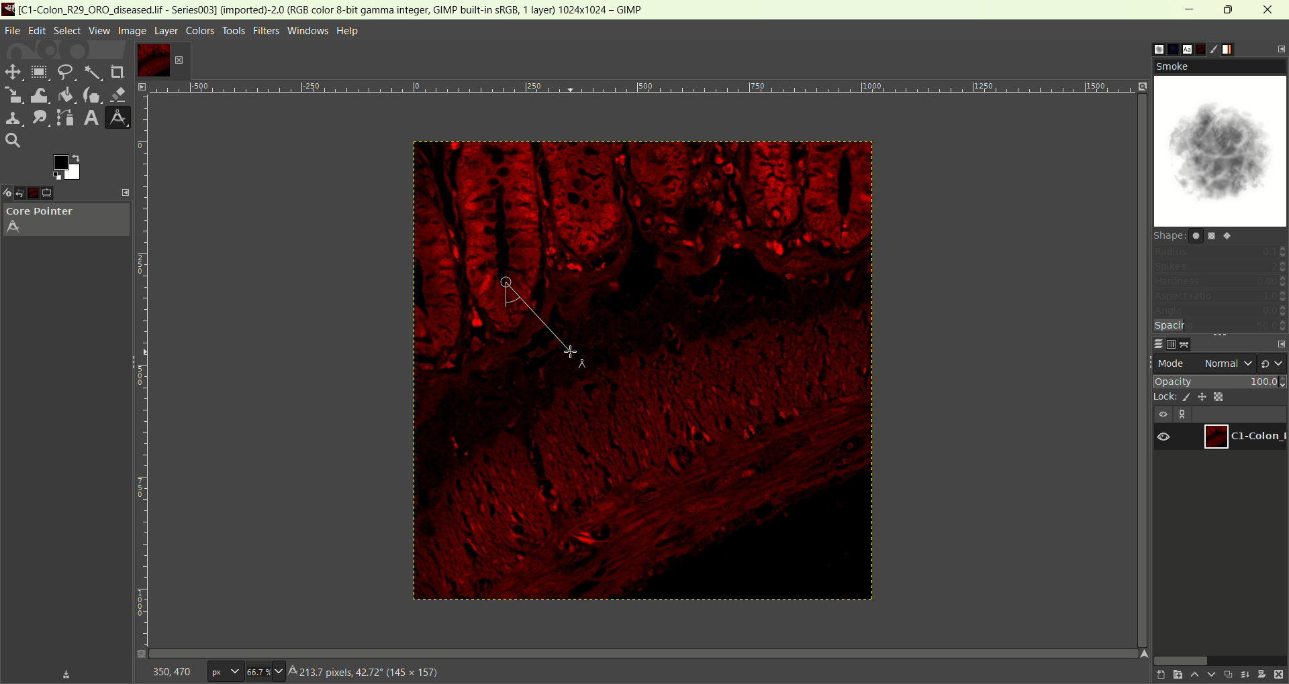 This screenshot has height=684, width=1289. What do you see at coordinates (1181, 48) in the screenshot?
I see `font` at bounding box center [1181, 48].